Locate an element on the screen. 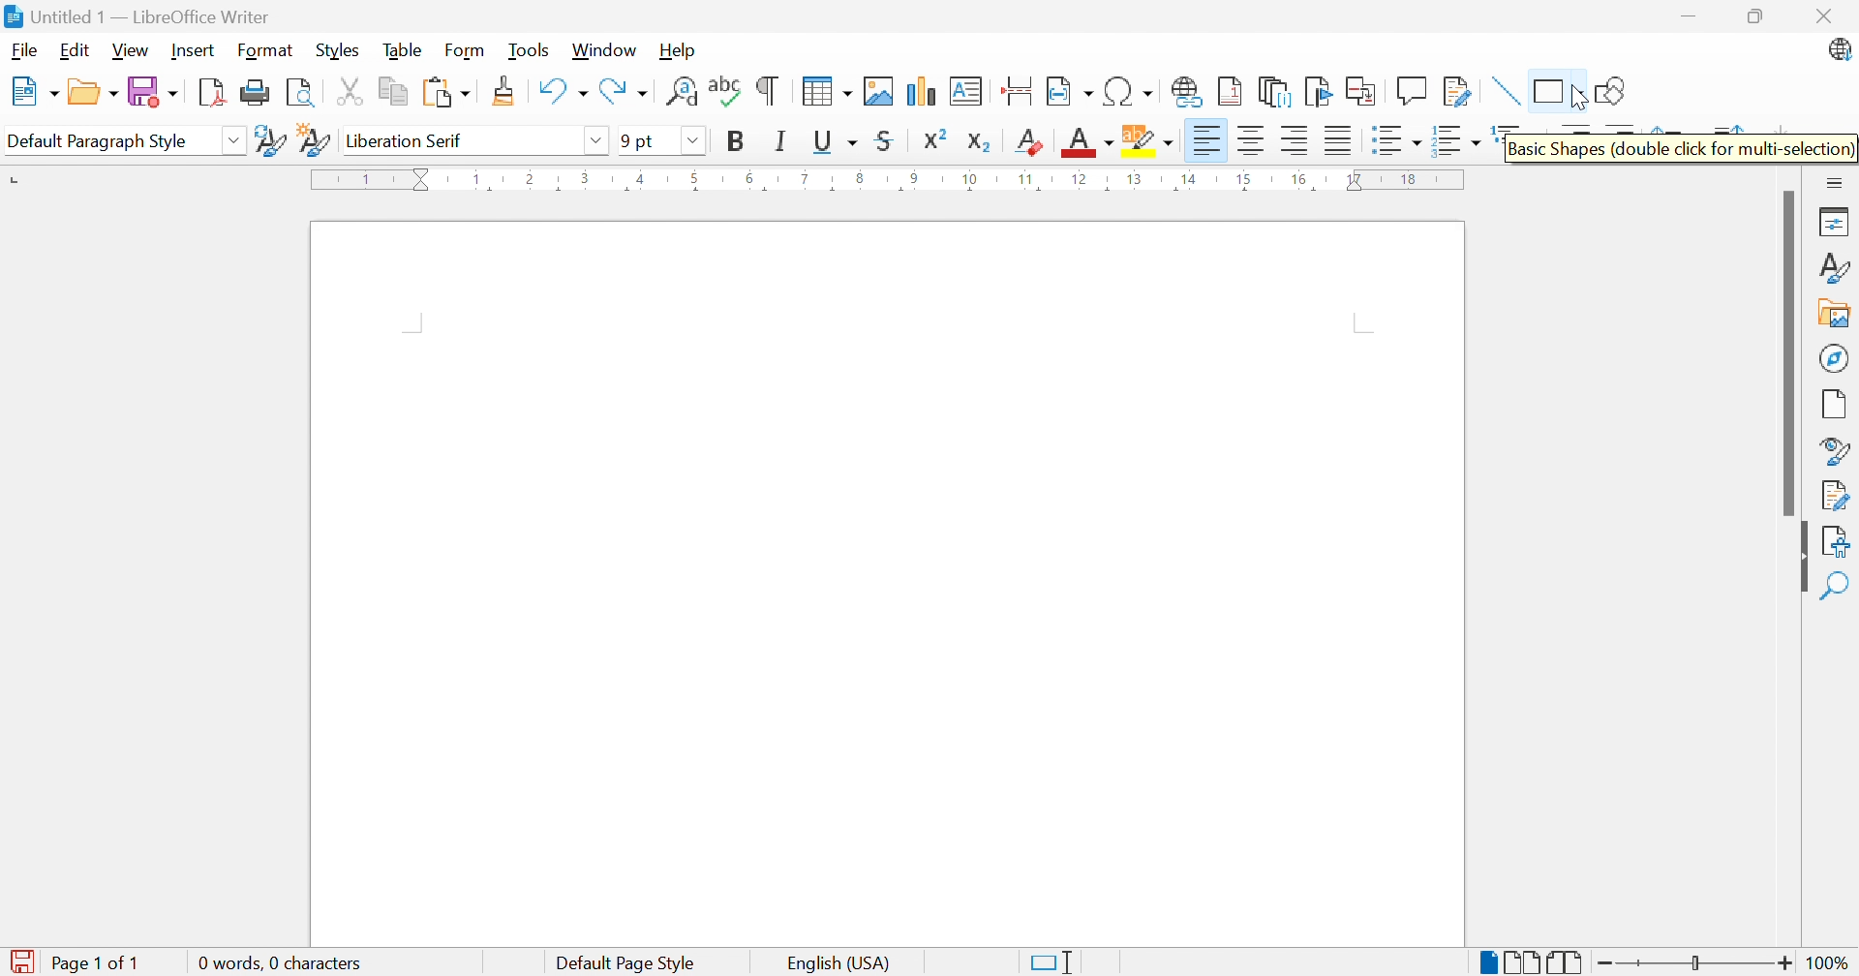 The height and width of the screenshot is (976, 1859). Styles is located at coordinates (1837, 269).